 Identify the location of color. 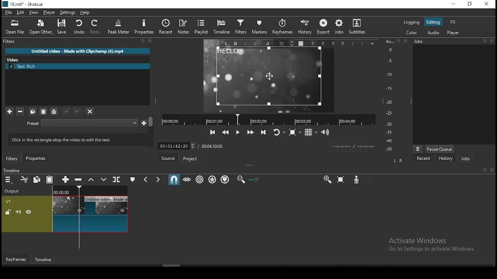
(411, 33).